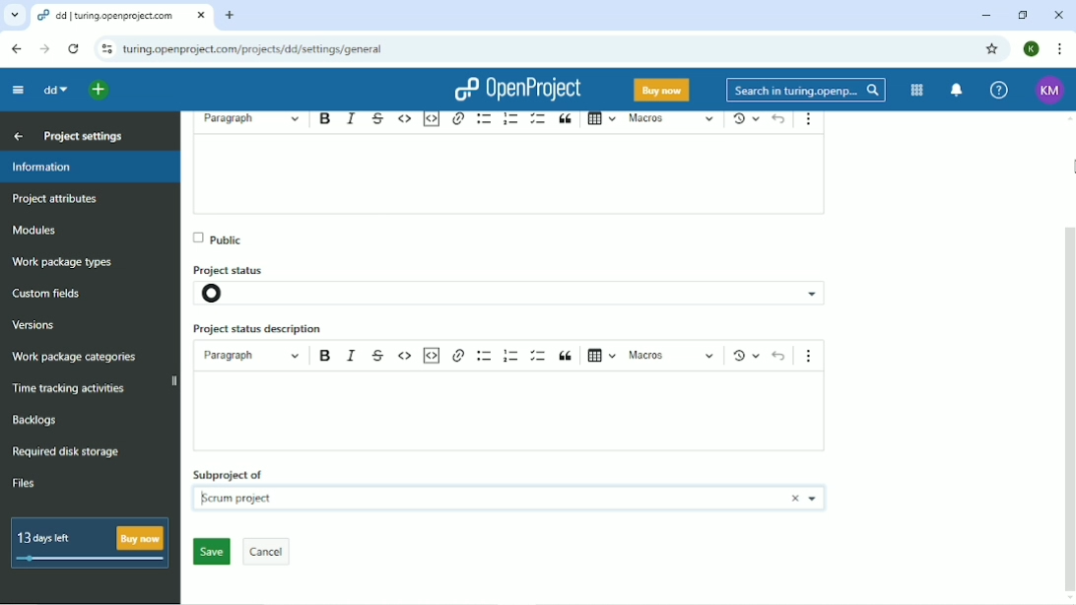  I want to click on OpenProject, so click(518, 88).